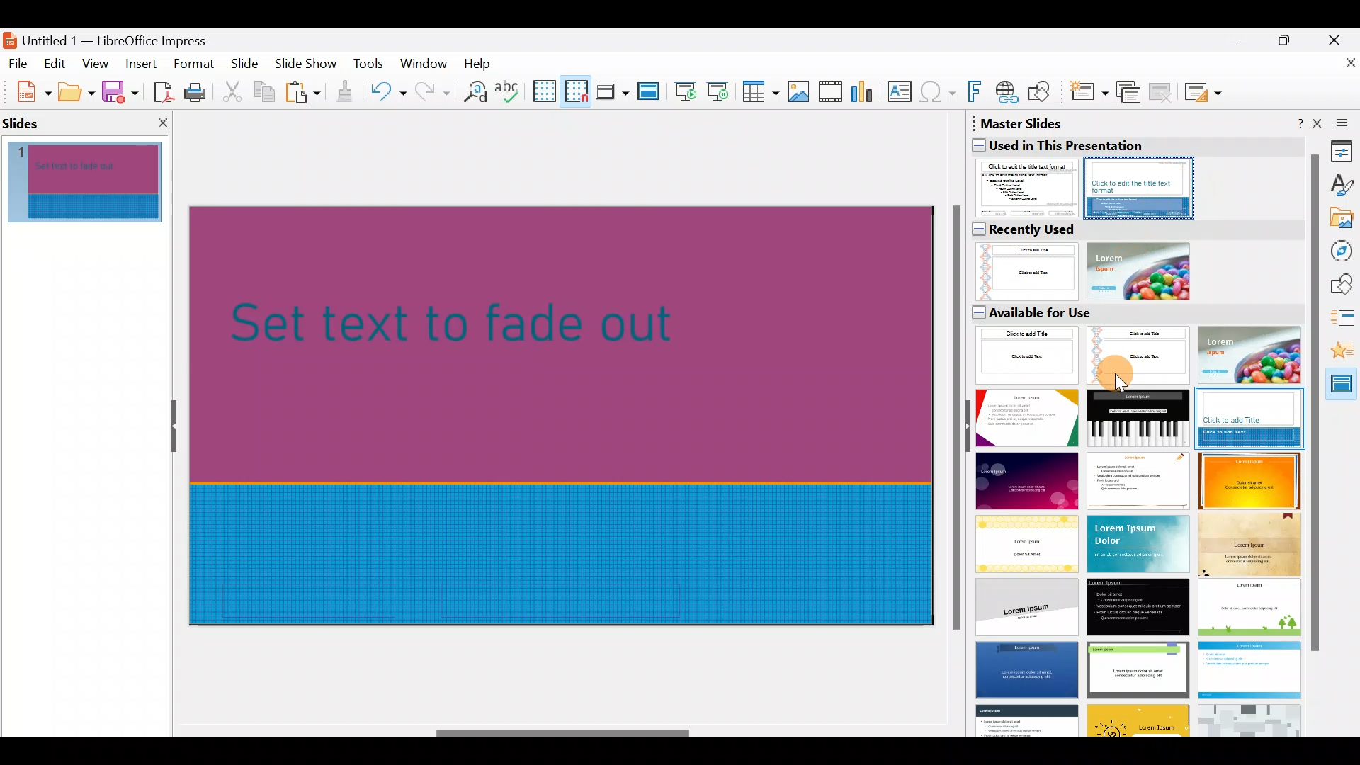  I want to click on Display views, so click(611, 91).